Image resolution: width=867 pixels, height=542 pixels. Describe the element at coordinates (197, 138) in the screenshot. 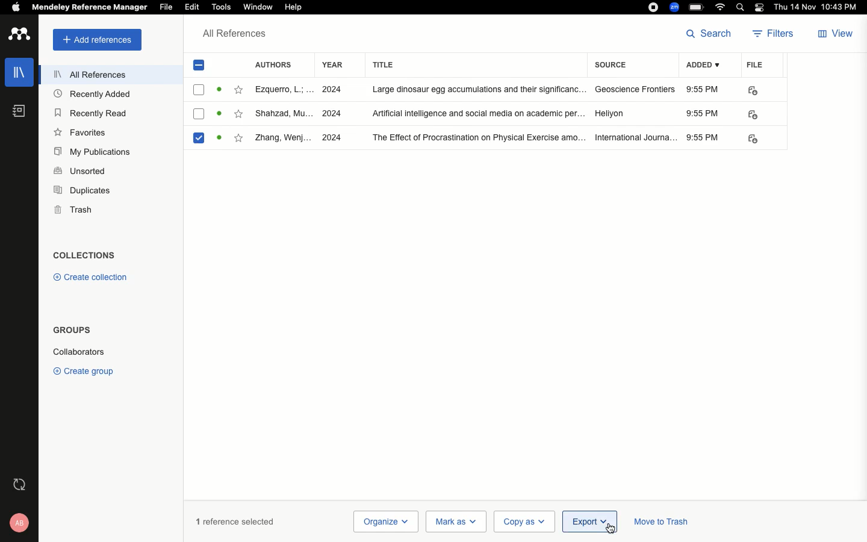

I see `Selected citation` at that location.